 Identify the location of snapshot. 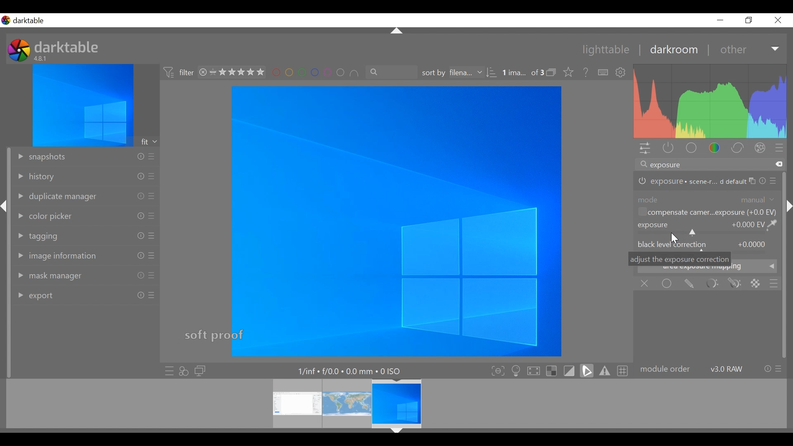
(40, 157).